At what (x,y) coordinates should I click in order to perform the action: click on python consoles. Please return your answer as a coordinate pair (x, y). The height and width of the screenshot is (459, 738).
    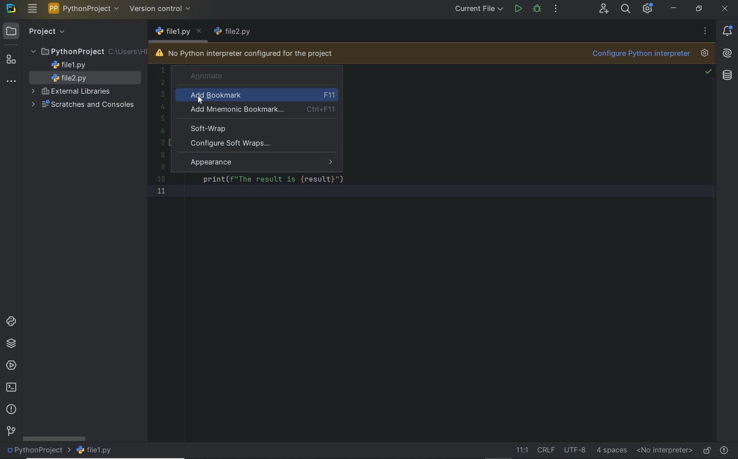
    Looking at the image, I should click on (11, 322).